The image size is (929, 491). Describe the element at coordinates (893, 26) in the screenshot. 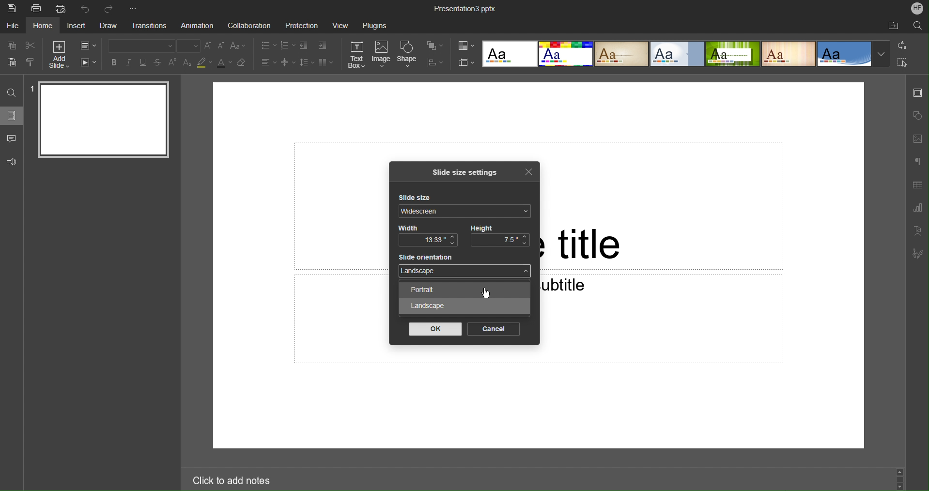

I see `Open File Location` at that location.